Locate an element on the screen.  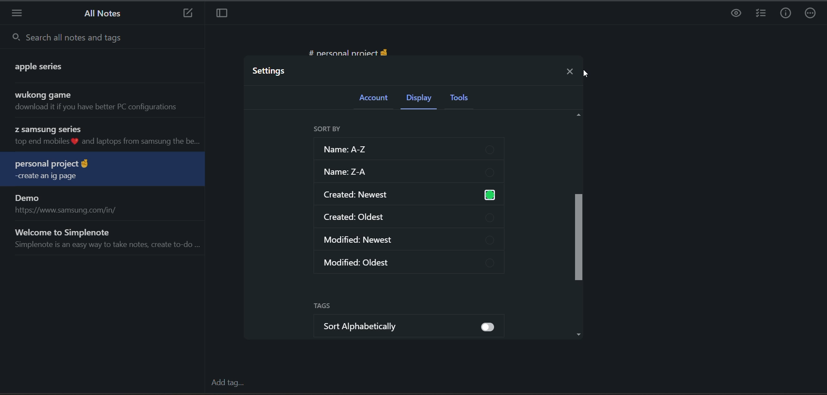
vertical scroll bar is located at coordinates (579, 238).